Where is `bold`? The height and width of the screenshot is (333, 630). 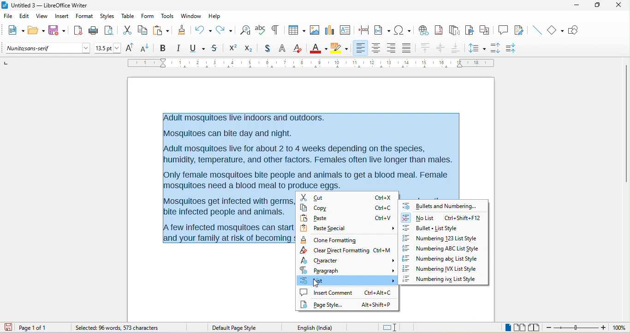 bold is located at coordinates (164, 48).